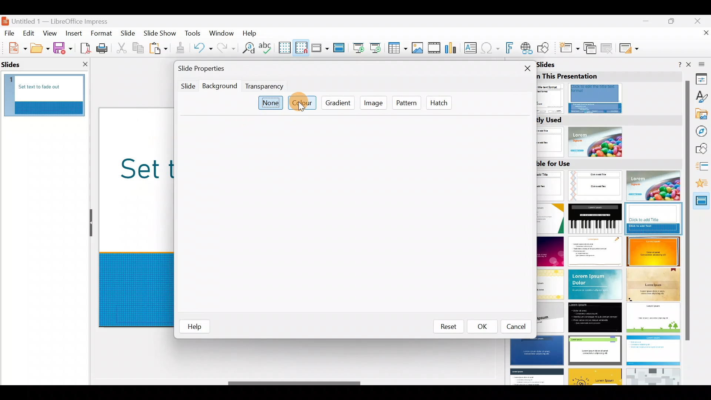  Describe the element at coordinates (295, 383) in the screenshot. I see `Scroll bar` at that location.